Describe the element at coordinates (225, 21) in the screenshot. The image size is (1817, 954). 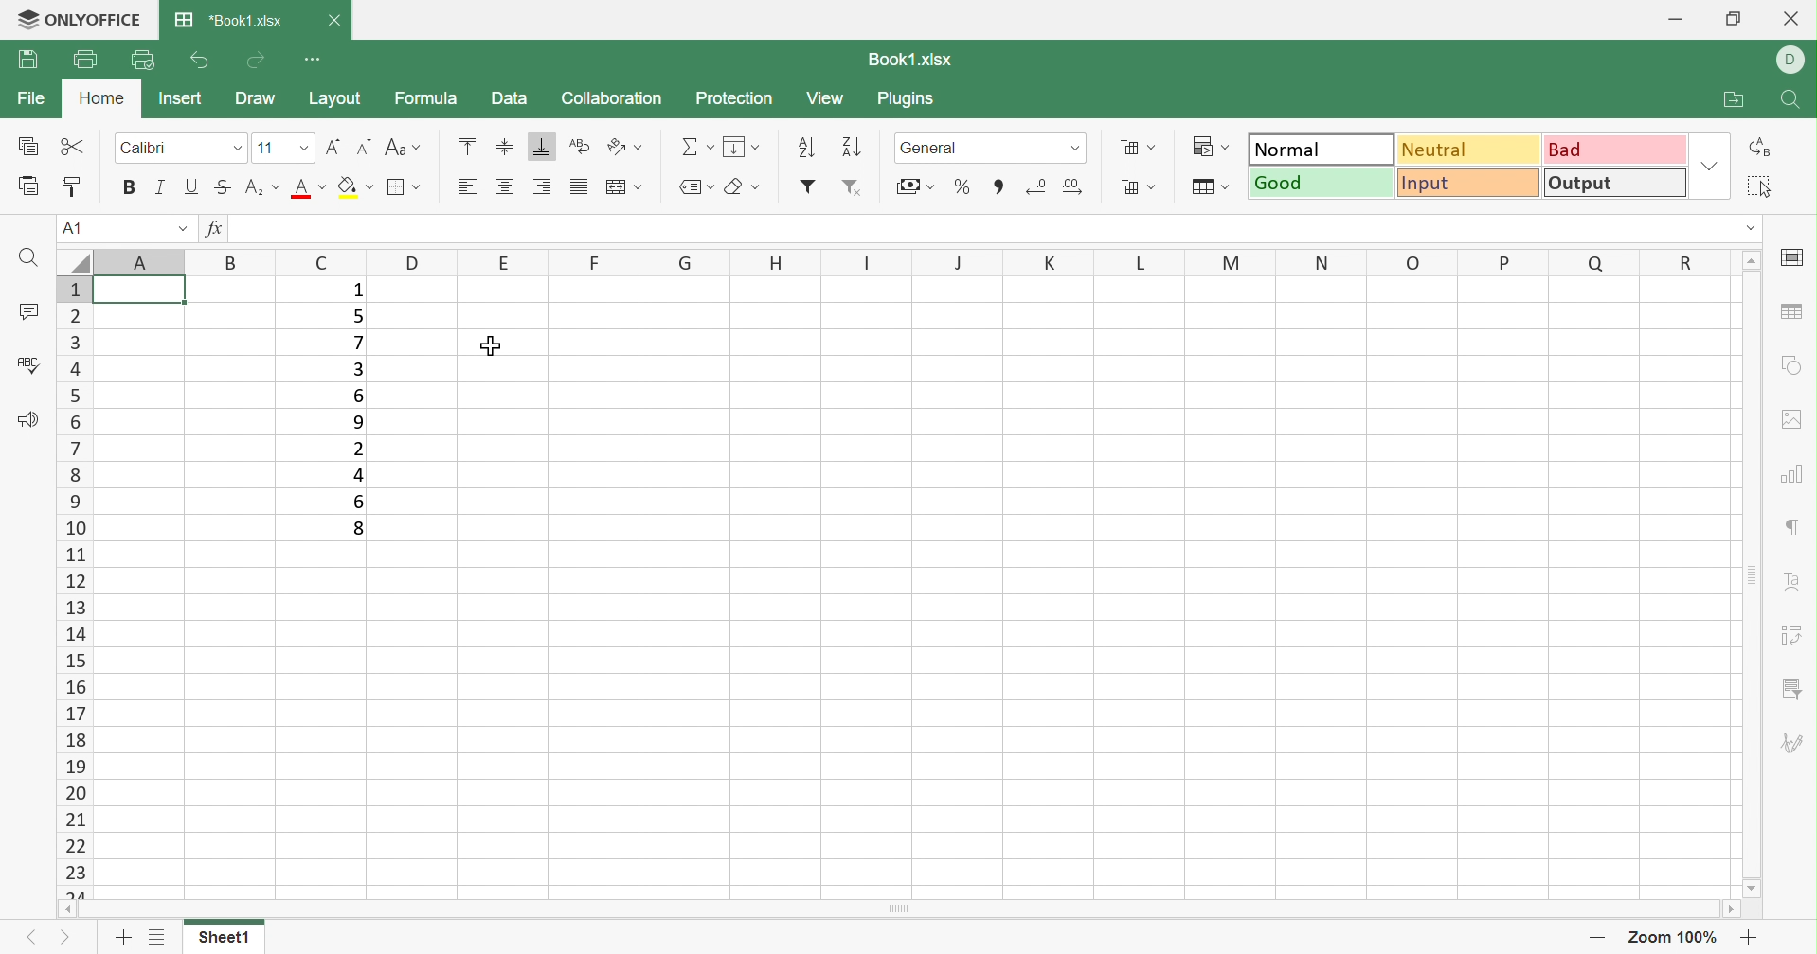
I see `*Book1.xlsx` at that location.